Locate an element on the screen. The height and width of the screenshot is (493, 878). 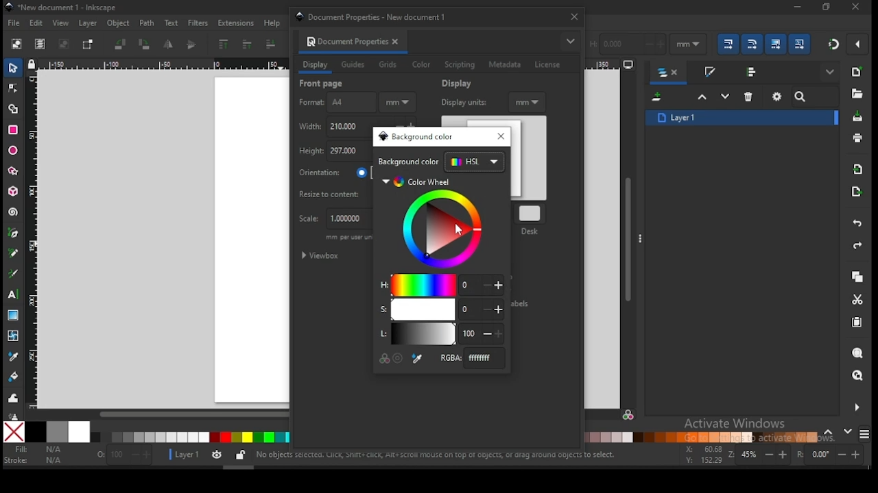
document properties is located at coordinates (345, 41).